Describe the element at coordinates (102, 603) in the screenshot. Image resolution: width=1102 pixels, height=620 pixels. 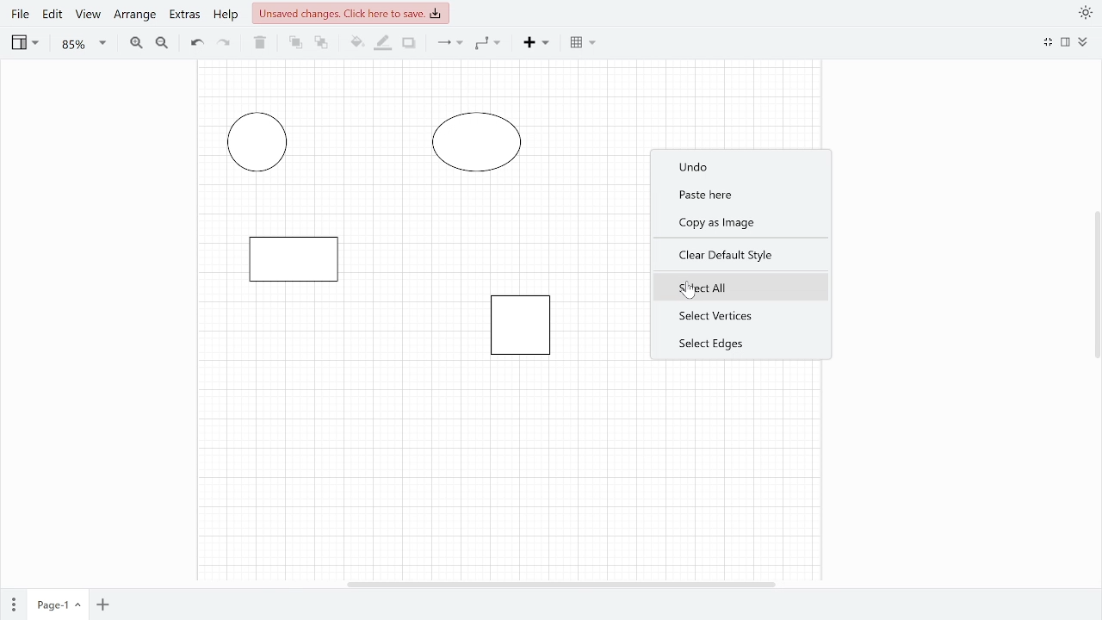
I see `Add page` at that location.